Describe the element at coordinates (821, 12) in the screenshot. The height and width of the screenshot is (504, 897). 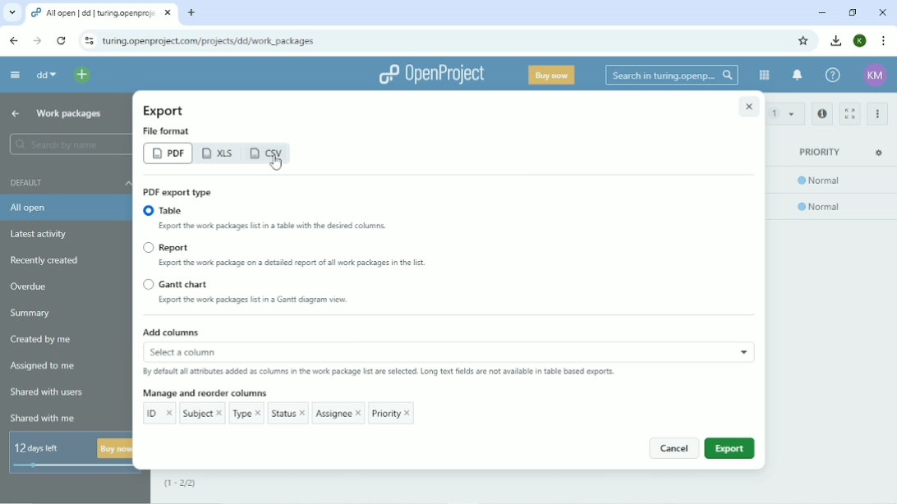
I see `Minimize` at that location.